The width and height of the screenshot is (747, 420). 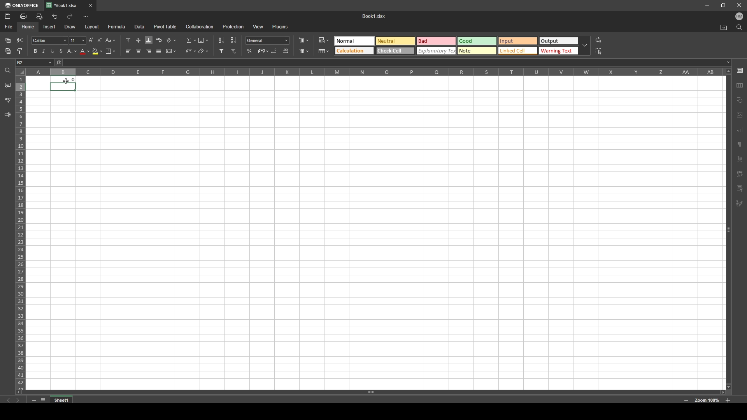 What do you see at coordinates (728, 400) in the screenshot?
I see `zoom in` at bounding box center [728, 400].